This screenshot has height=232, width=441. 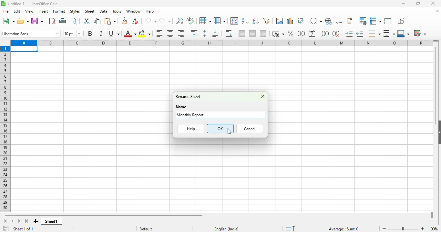 What do you see at coordinates (216, 34) in the screenshot?
I see `align bottom` at bounding box center [216, 34].